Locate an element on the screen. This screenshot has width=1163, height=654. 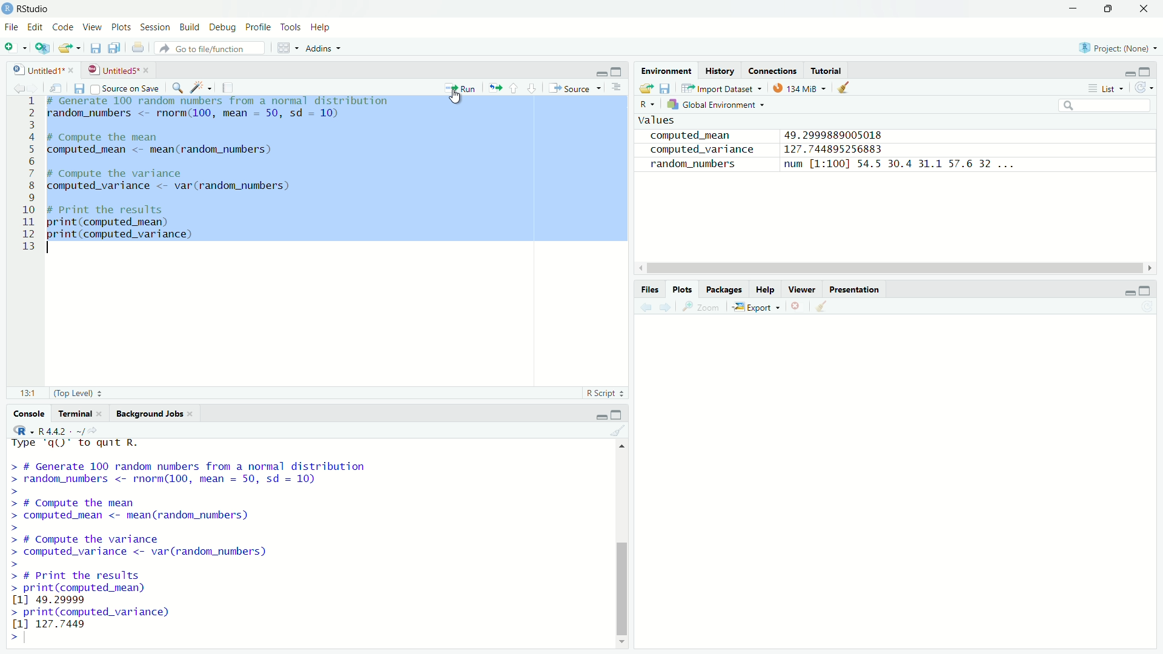
debug is located at coordinates (222, 26).